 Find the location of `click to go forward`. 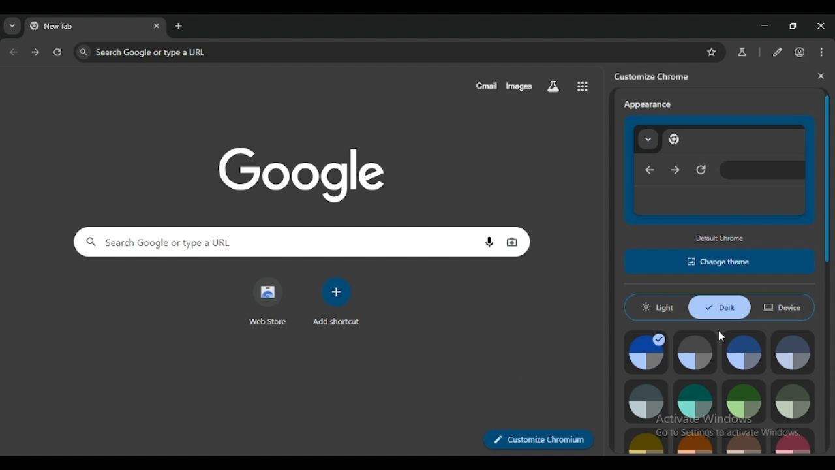

click to go forward is located at coordinates (35, 52).